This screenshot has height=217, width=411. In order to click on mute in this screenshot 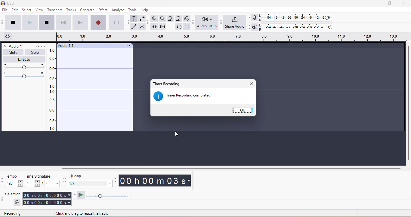, I will do `click(13, 53)`.